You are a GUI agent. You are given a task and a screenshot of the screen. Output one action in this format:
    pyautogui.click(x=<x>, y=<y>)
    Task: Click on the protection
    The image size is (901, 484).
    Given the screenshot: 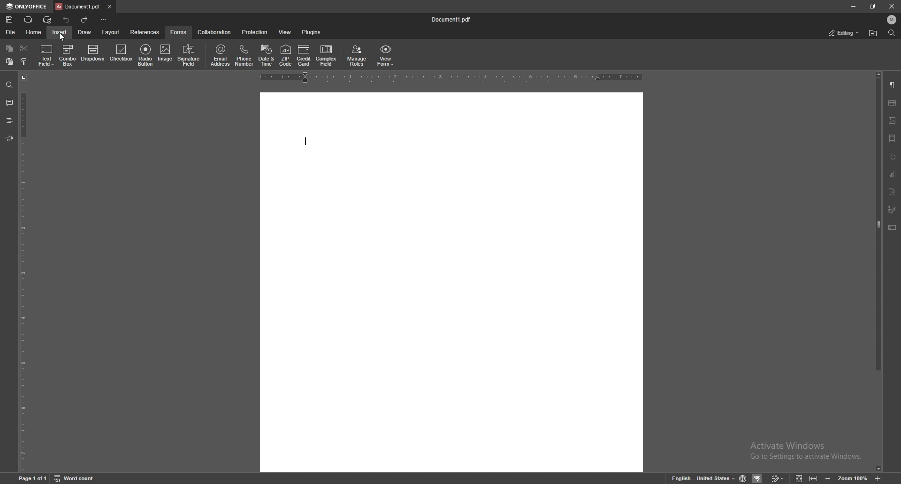 What is the action you would take?
    pyautogui.click(x=255, y=32)
    